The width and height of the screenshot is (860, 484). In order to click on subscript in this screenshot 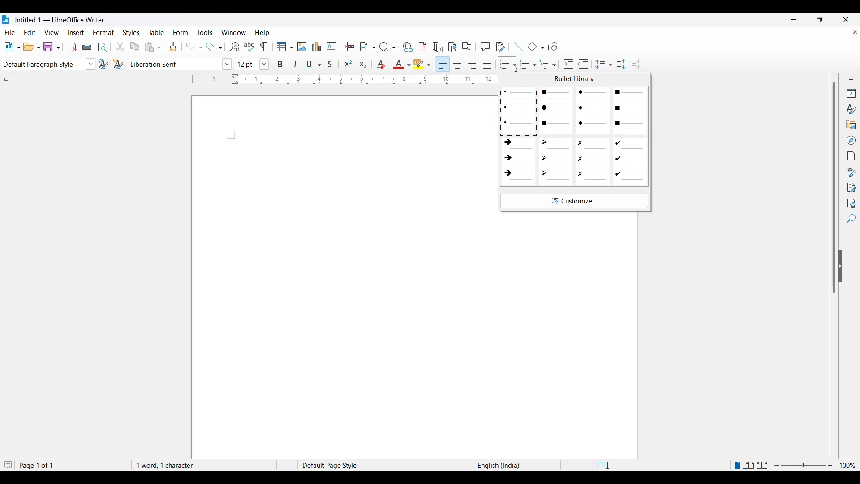, I will do `click(363, 63)`.